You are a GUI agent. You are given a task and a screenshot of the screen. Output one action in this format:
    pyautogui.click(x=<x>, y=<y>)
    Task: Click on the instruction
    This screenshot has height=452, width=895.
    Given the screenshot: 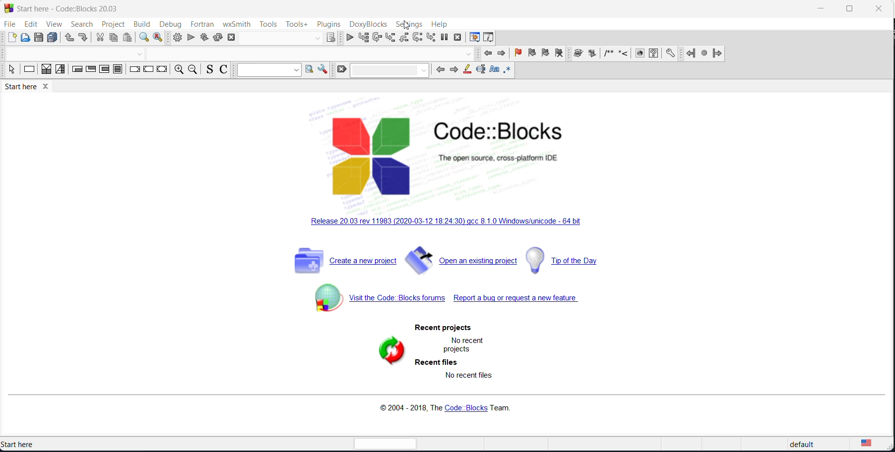 What is the action you would take?
    pyautogui.click(x=29, y=71)
    